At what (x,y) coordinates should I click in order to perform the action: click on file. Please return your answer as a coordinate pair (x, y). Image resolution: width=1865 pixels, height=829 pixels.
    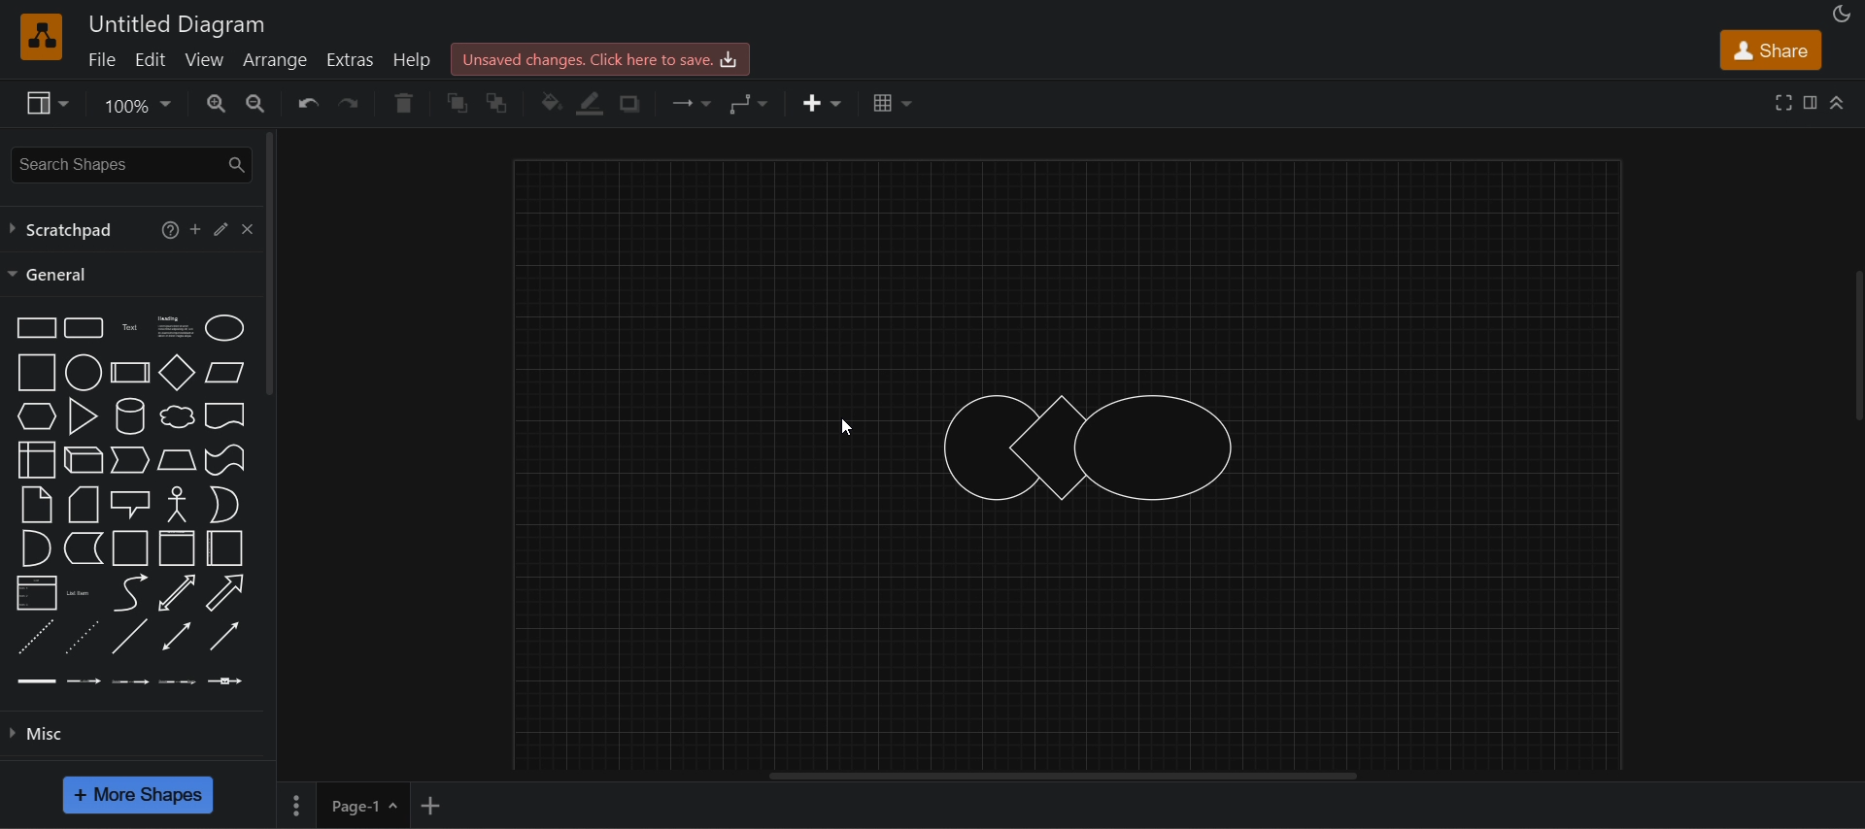
    Looking at the image, I should click on (100, 58).